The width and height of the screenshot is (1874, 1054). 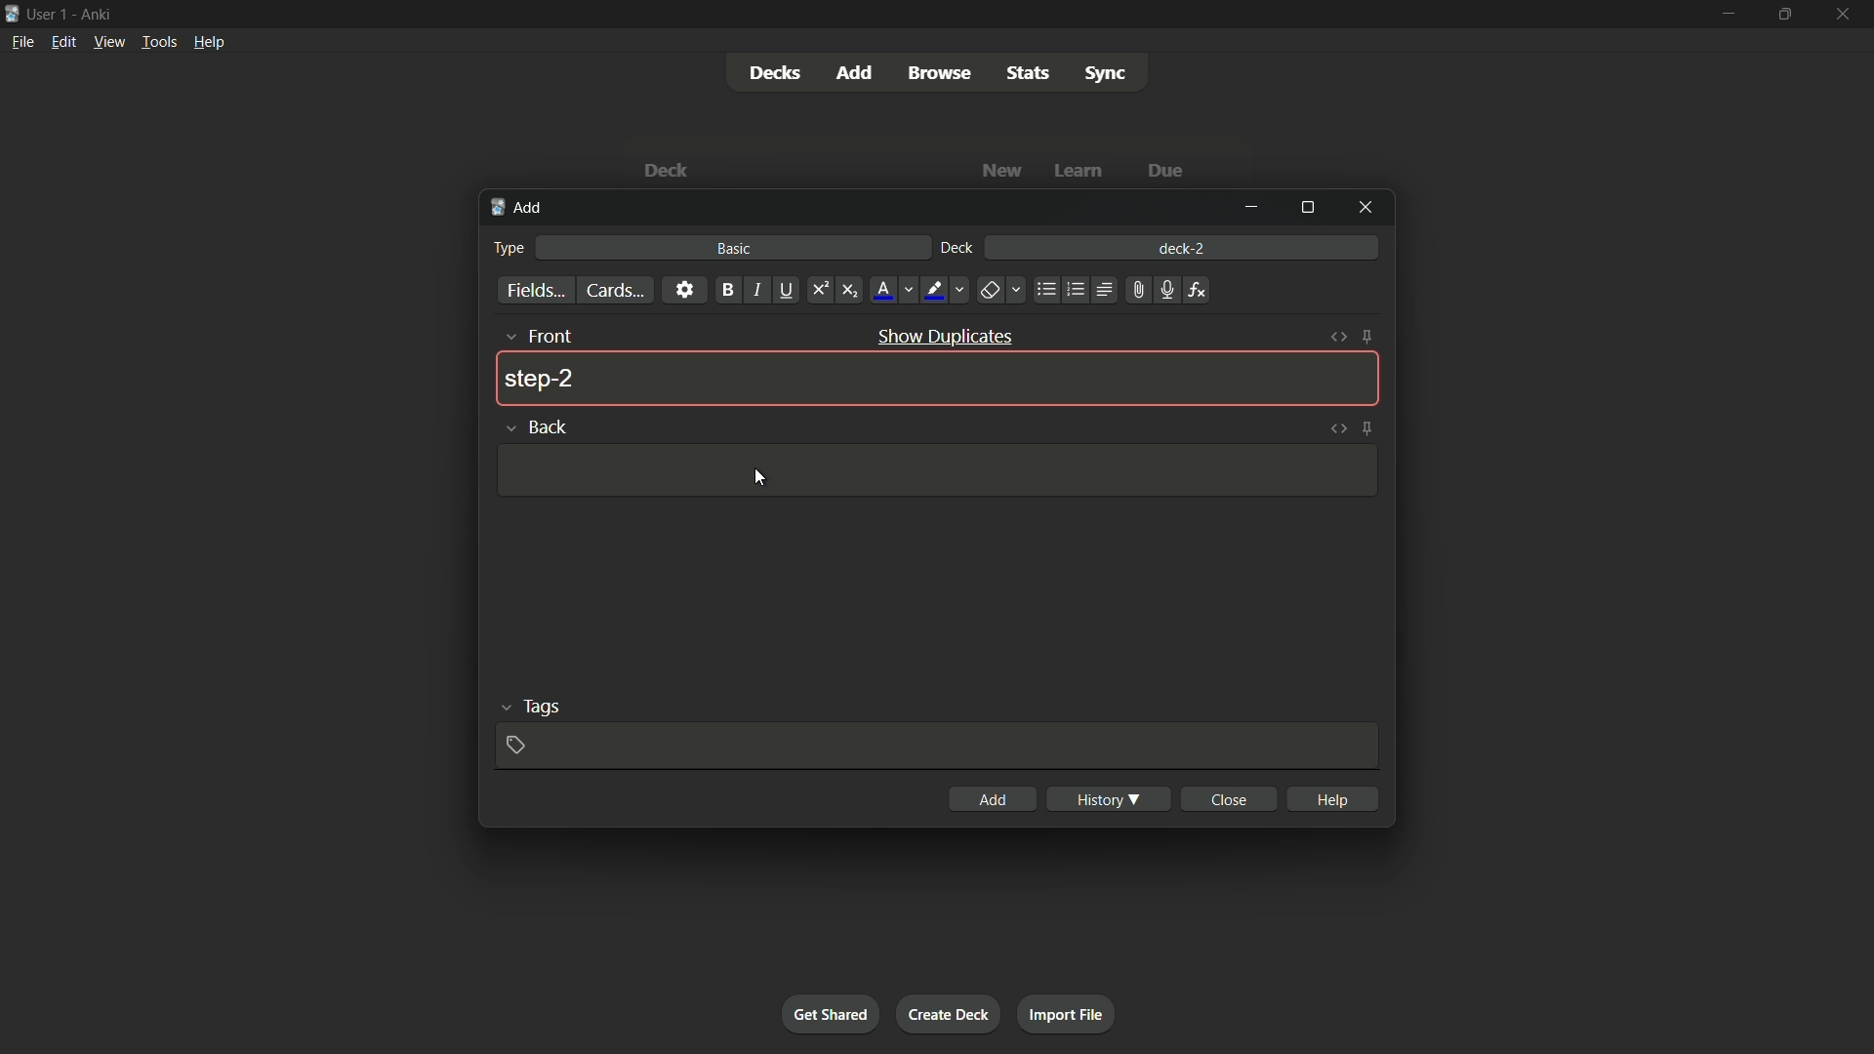 I want to click on toggle sticky, so click(x=1369, y=338).